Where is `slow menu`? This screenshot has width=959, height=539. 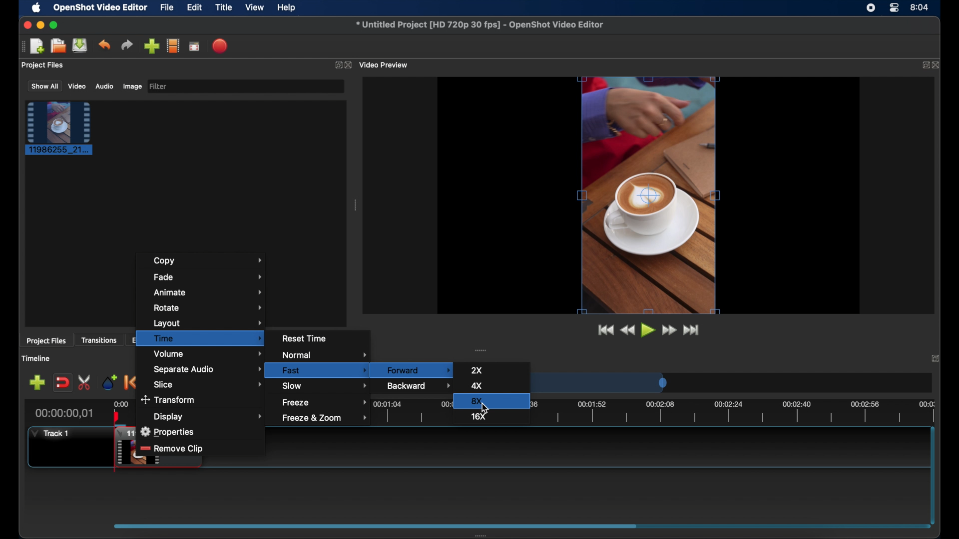 slow menu is located at coordinates (325, 385).